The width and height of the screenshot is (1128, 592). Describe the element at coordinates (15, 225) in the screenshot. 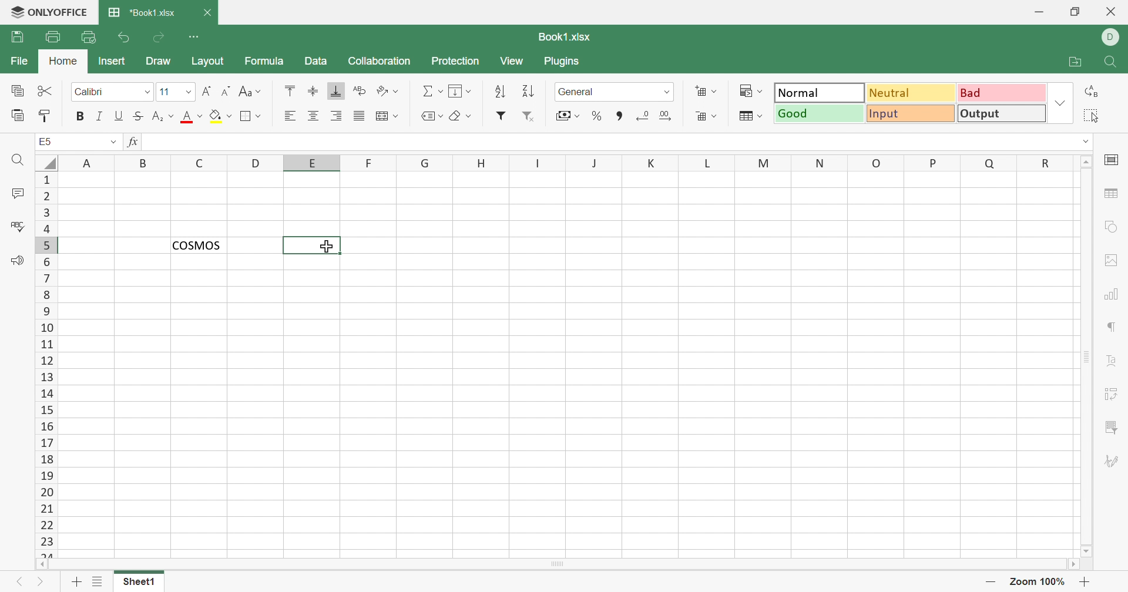

I see `Check spelling` at that location.